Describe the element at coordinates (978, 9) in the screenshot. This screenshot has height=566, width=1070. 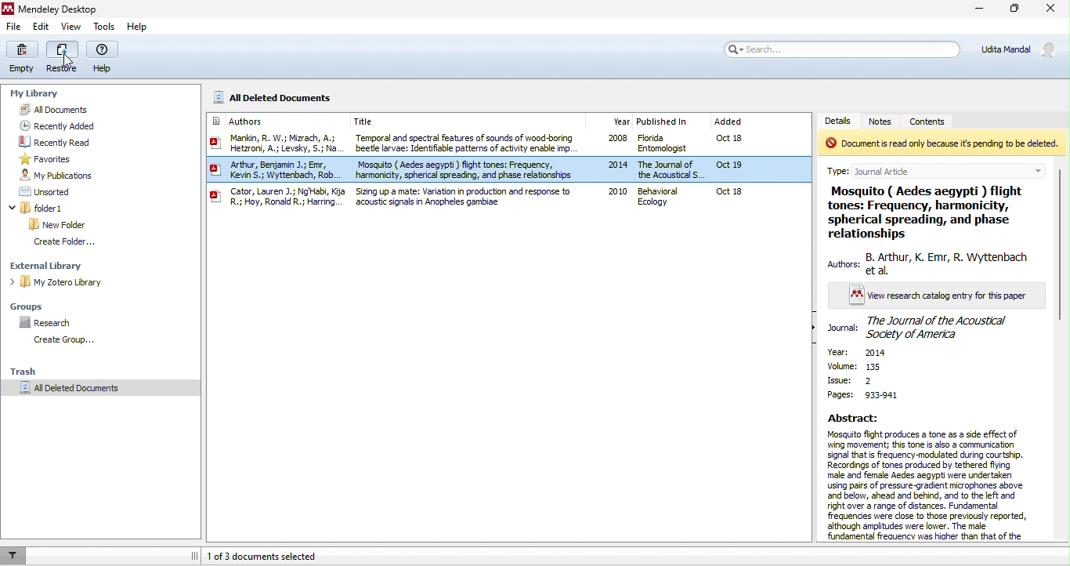
I see `minimize` at that location.